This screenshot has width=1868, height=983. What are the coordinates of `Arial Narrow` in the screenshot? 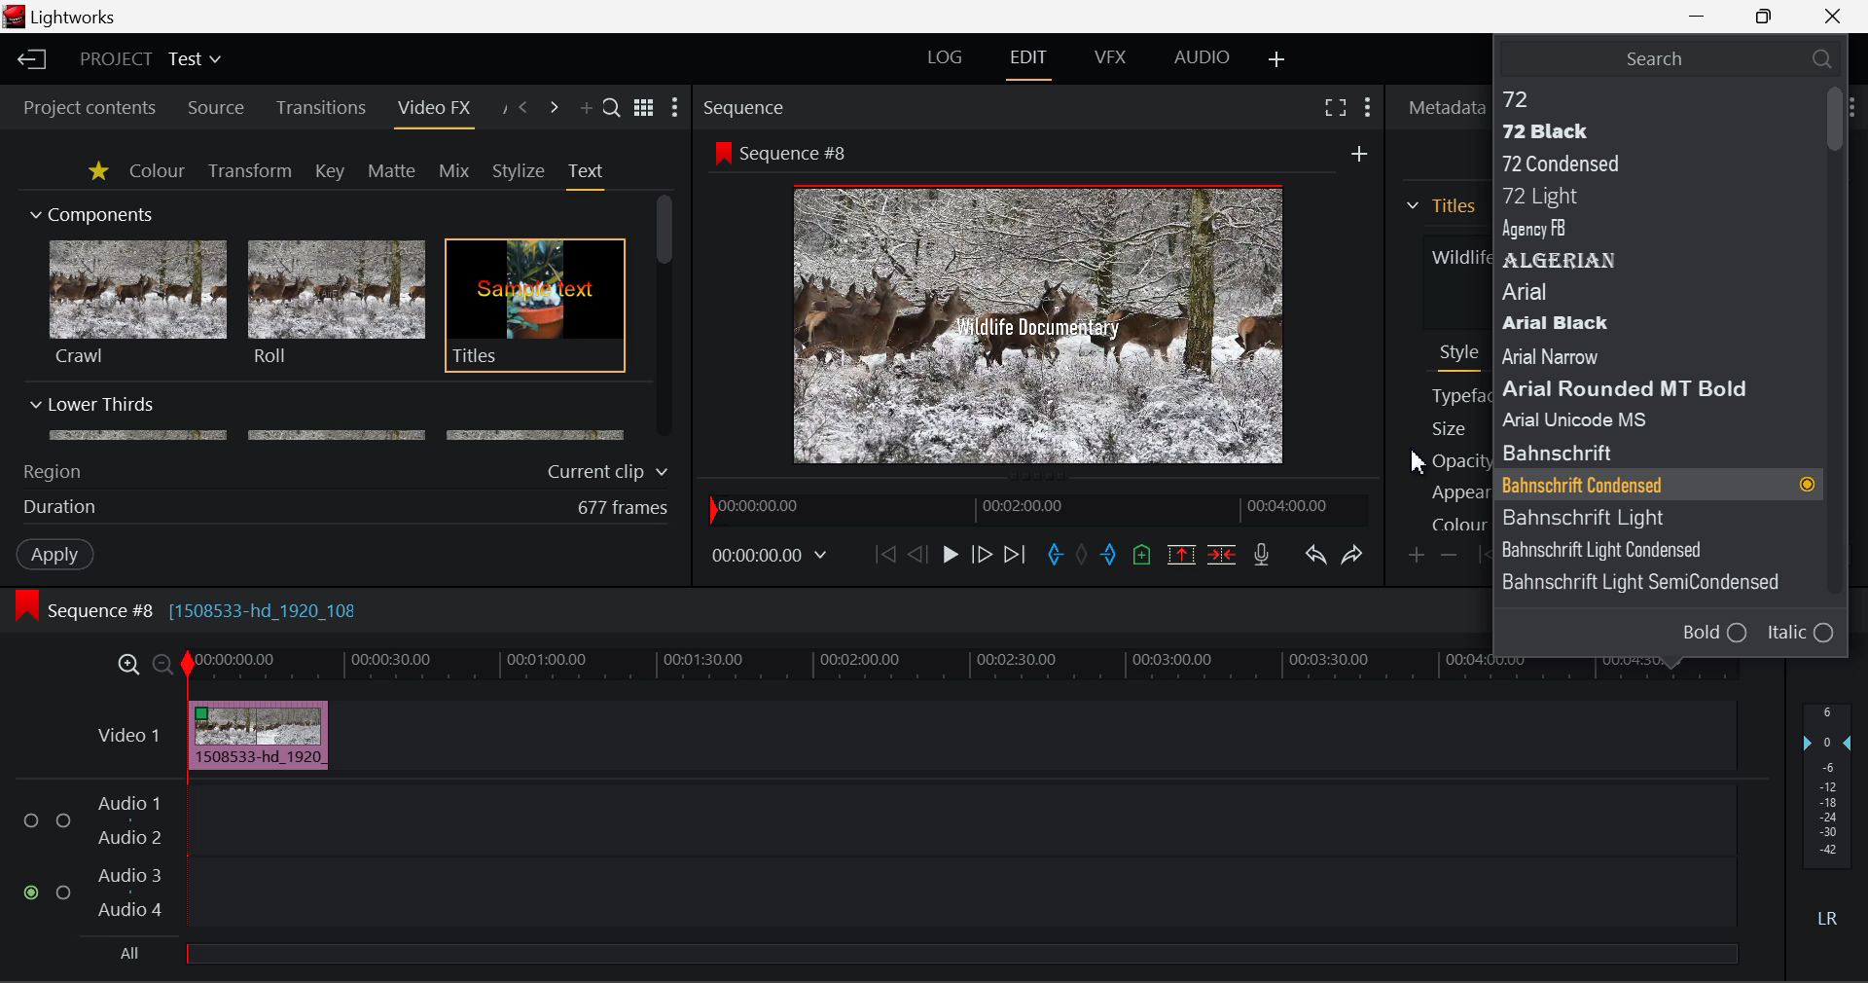 It's located at (1584, 357).